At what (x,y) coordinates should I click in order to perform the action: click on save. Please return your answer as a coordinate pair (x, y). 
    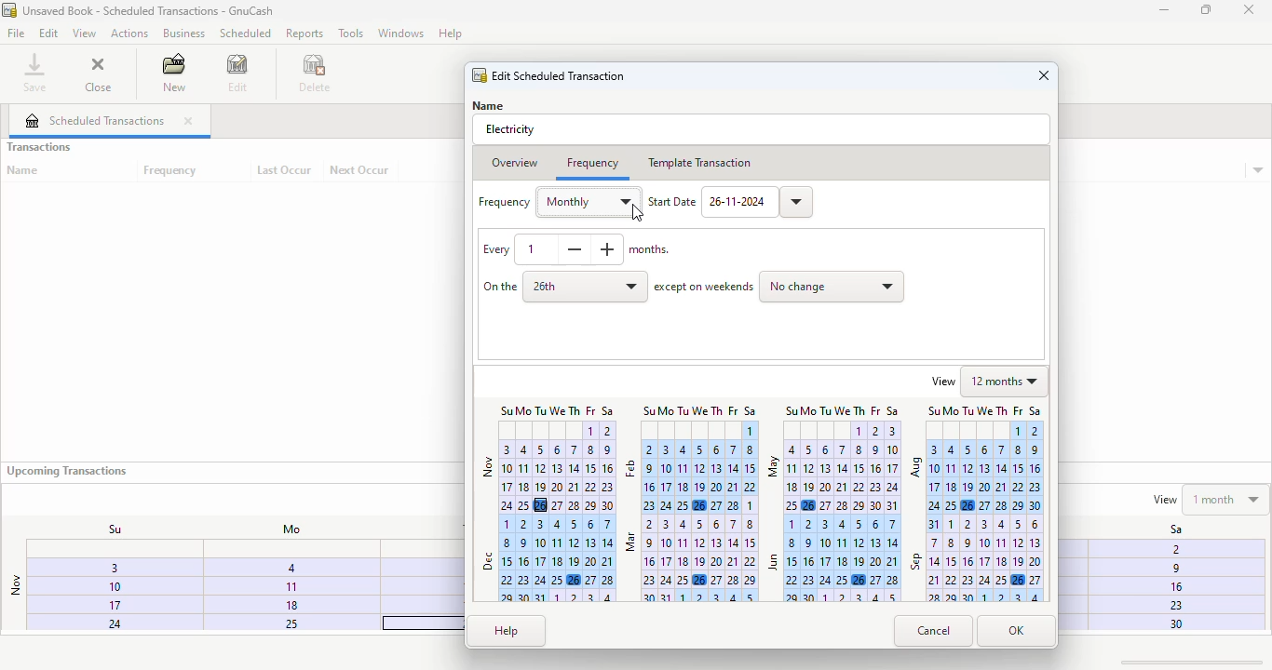
    Looking at the image, I should click on (35, 72).